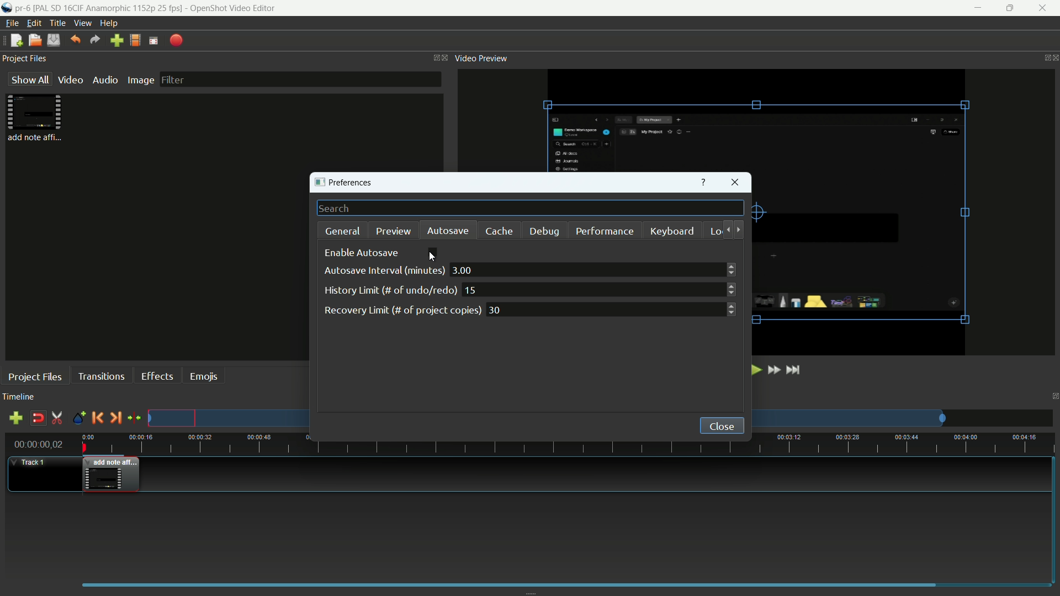 This screenshot has height=596, width=1060. I want to click on close app, so click(1043, 8).